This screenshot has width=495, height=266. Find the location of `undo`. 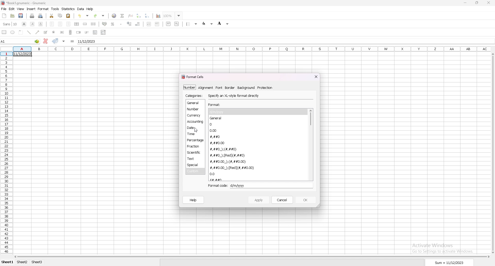

undo is located at coordinates (84, 16).